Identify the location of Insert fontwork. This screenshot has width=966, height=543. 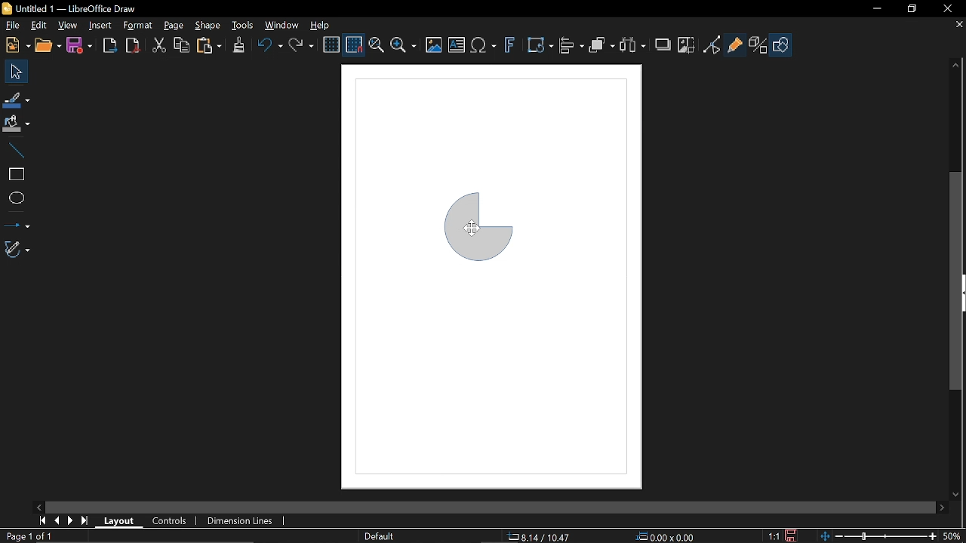
(512, 45).